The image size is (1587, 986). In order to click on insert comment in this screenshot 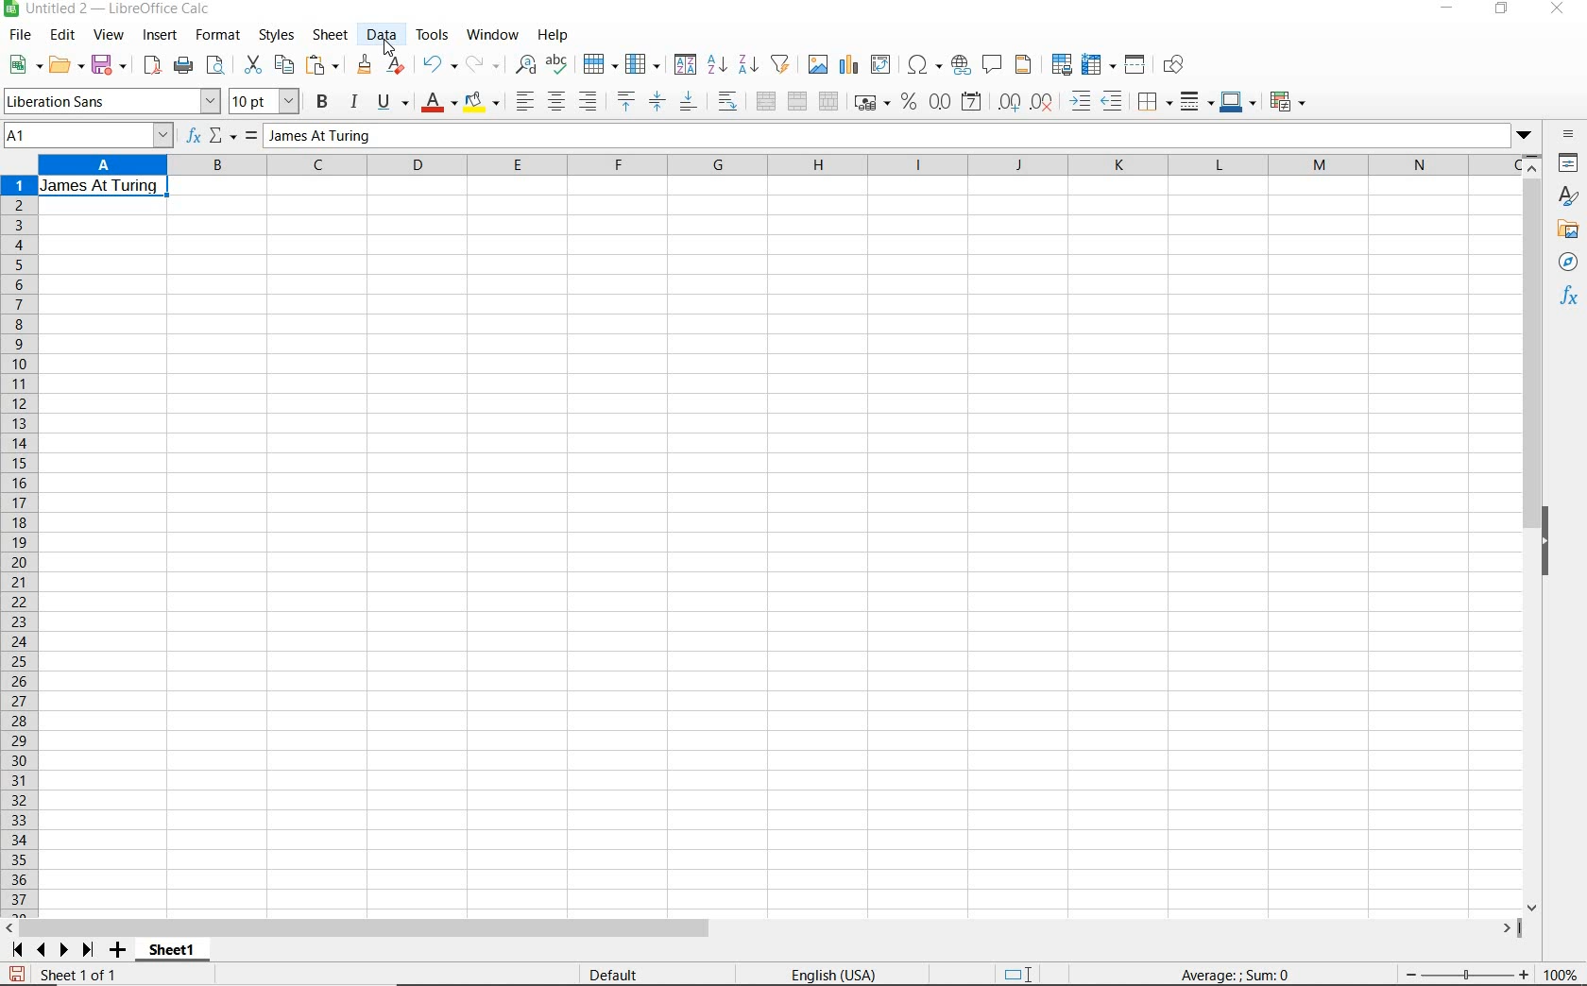, I will do `click(994, 65)`.